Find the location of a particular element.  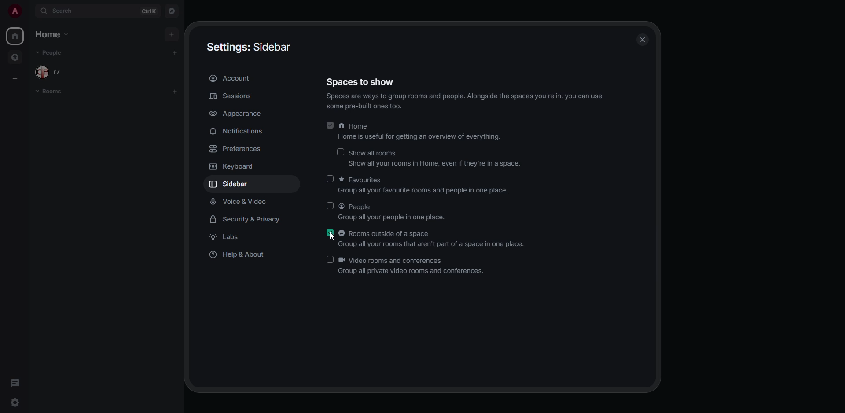

 Rooms outside of a space Group all your rooms that aren't part of a space in one place. is located at coordinates (432, 237).